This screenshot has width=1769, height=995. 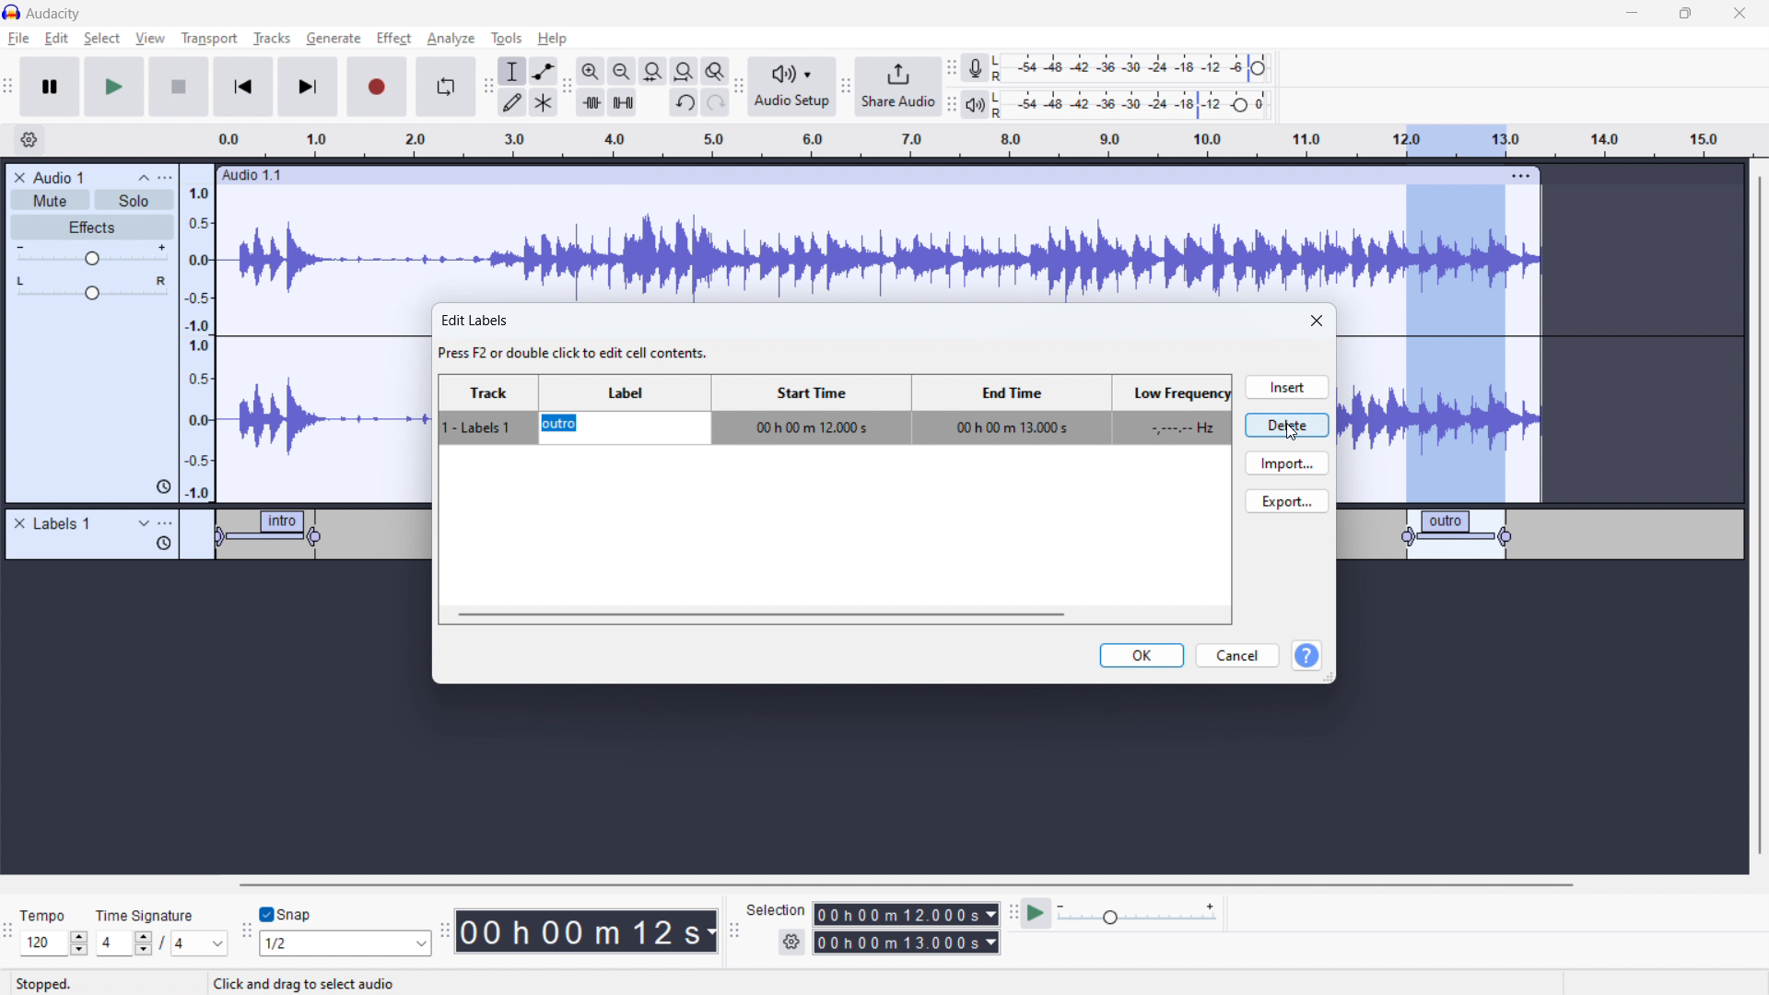 What do you see at coordinates (313, 87) in the screenshot?
I see `skip to end` at bounding box center [313, 87].